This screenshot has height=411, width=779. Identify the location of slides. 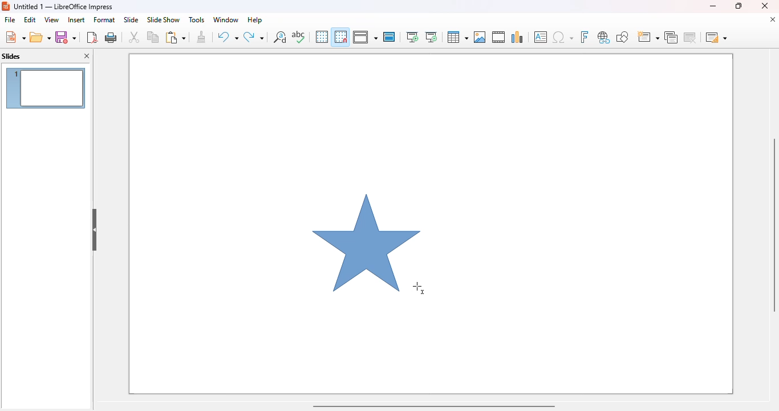
(11, 57).